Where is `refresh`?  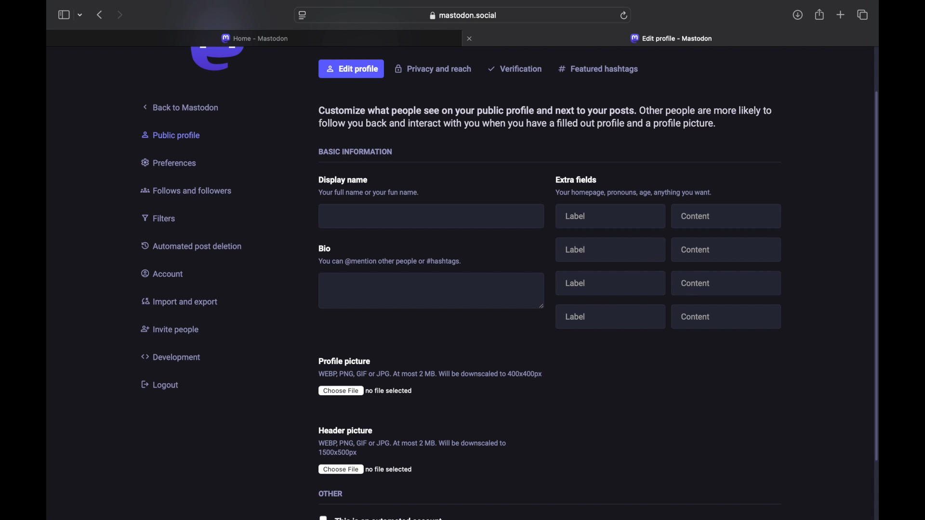
refresh is located at coordinates (624, 15).